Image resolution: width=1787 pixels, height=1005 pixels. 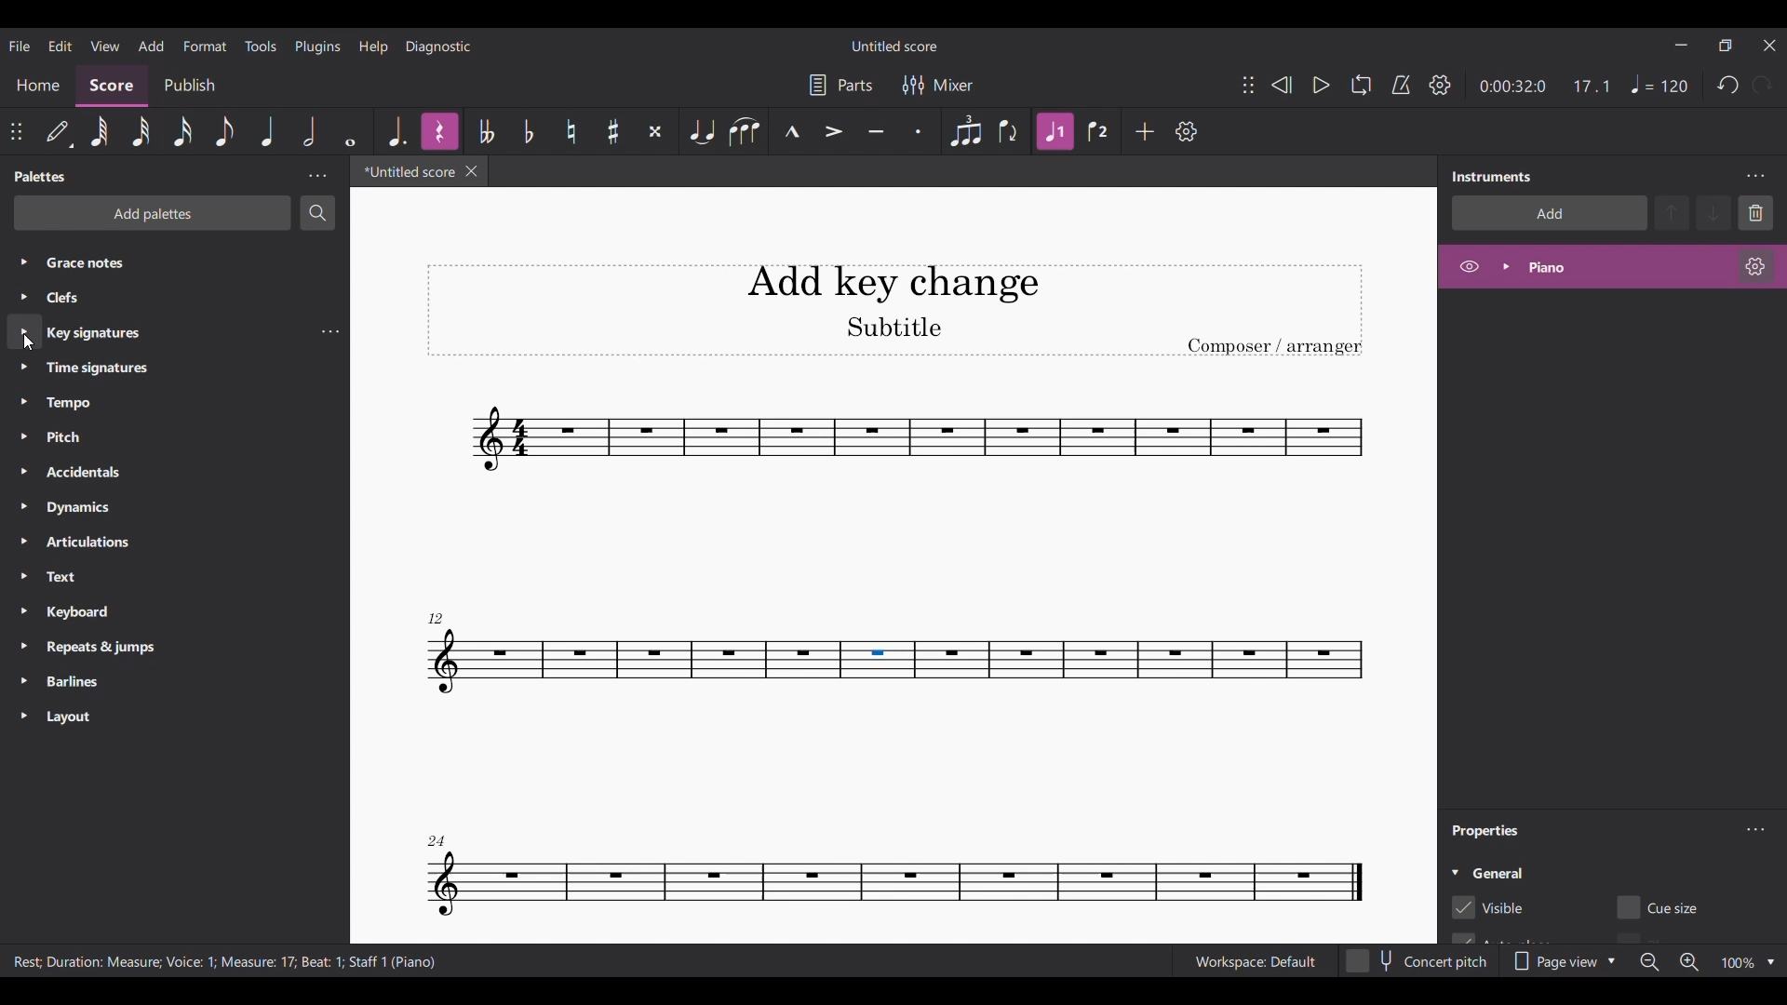 What do you see at coordinates (1612, 267) in the screenshot?
I see `Highlighted due to current selection` at bounding box center [1612, 267].